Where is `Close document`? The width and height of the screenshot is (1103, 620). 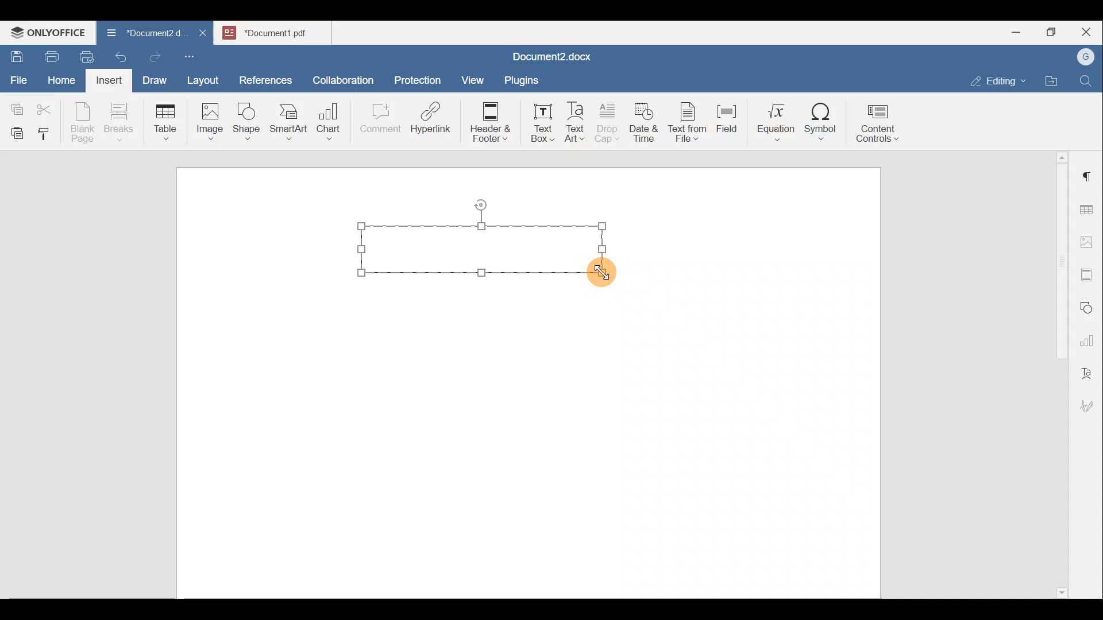
Close document is located at coordinates (203, 34).